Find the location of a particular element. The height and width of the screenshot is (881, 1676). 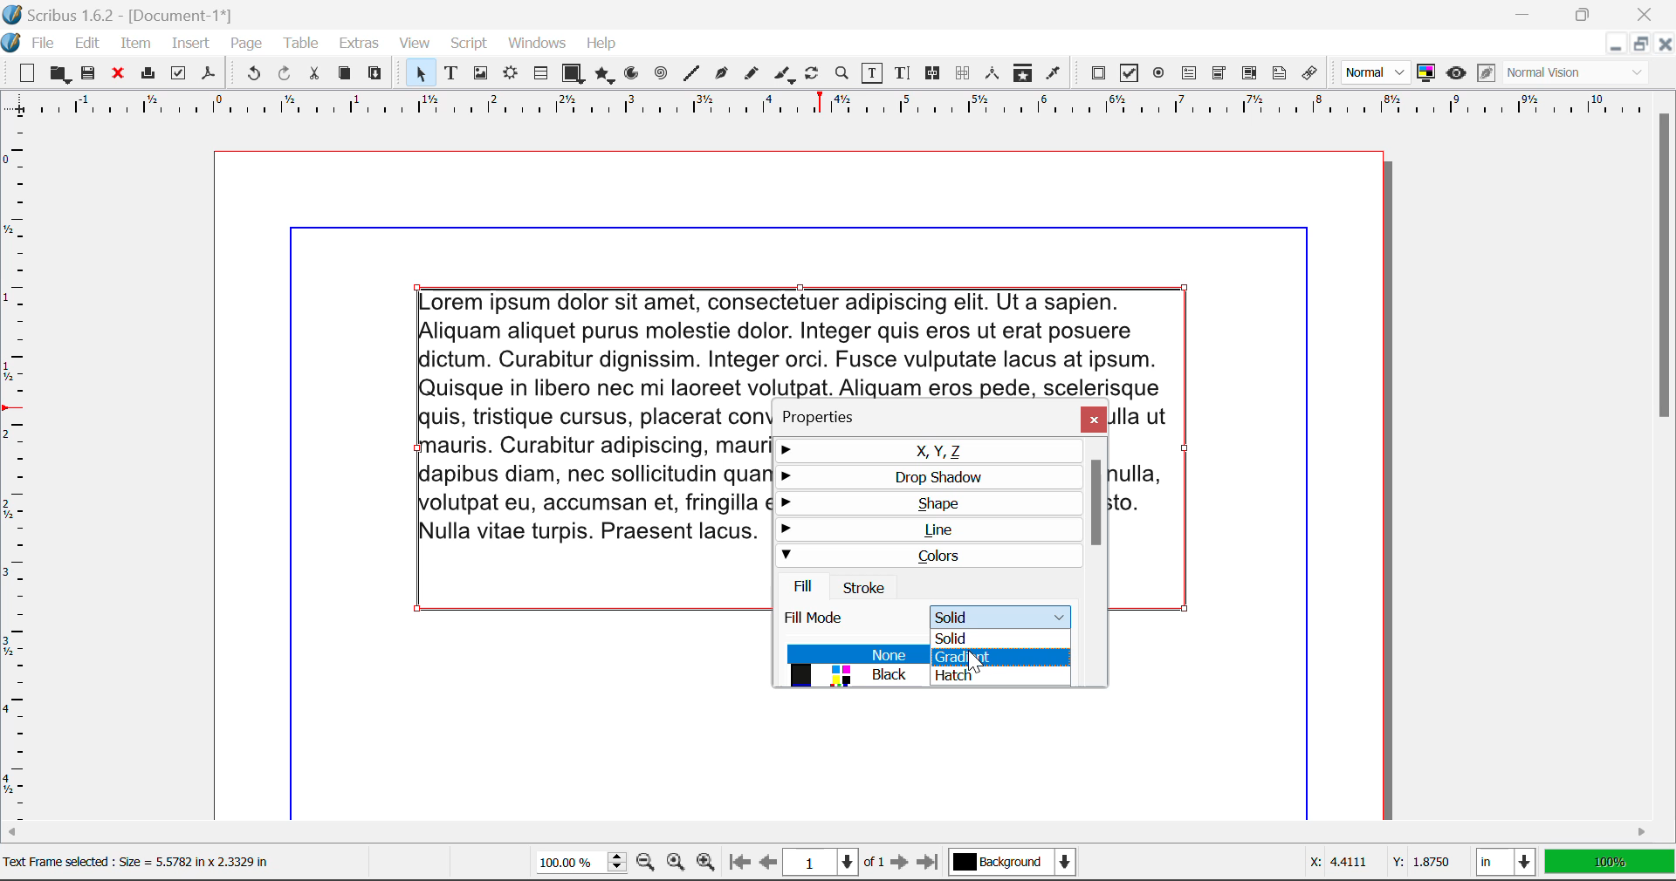

Cursor Coordinates is located at coordinates (1376, 863).